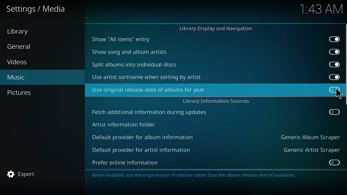 The image size is (347, 195). I want to click on enabled, so click(334, 39).